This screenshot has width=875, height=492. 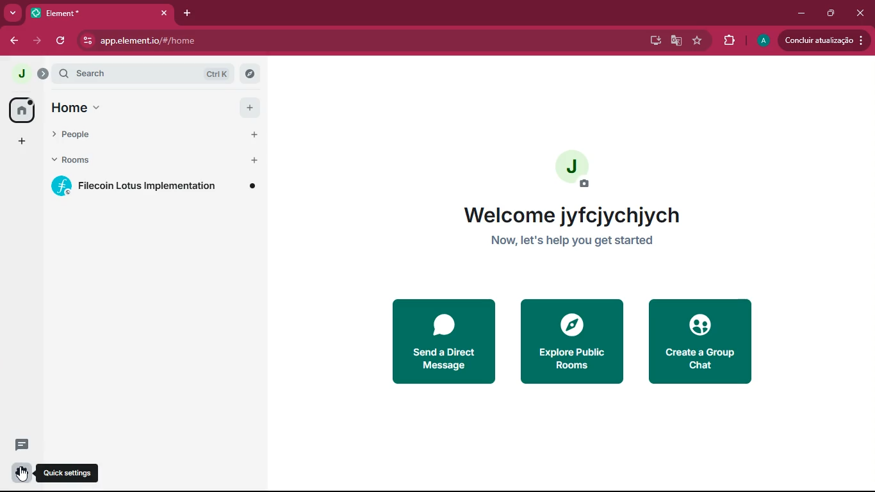 What do you see at coordinates (700, 341) in the screenshot?
I see `create a group chat` at bounding box center [700, 341].